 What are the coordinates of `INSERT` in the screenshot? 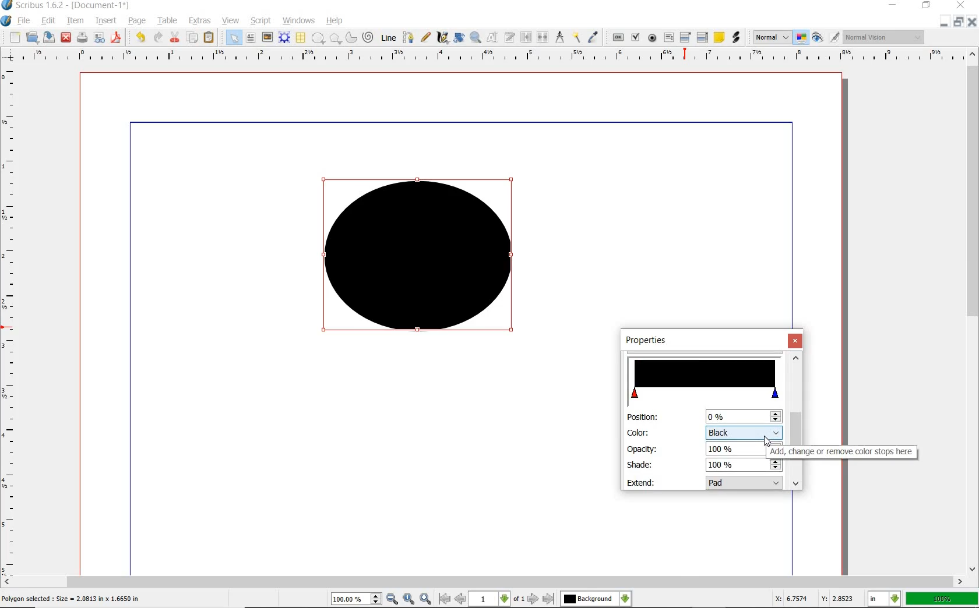 It's located at (106, 21).